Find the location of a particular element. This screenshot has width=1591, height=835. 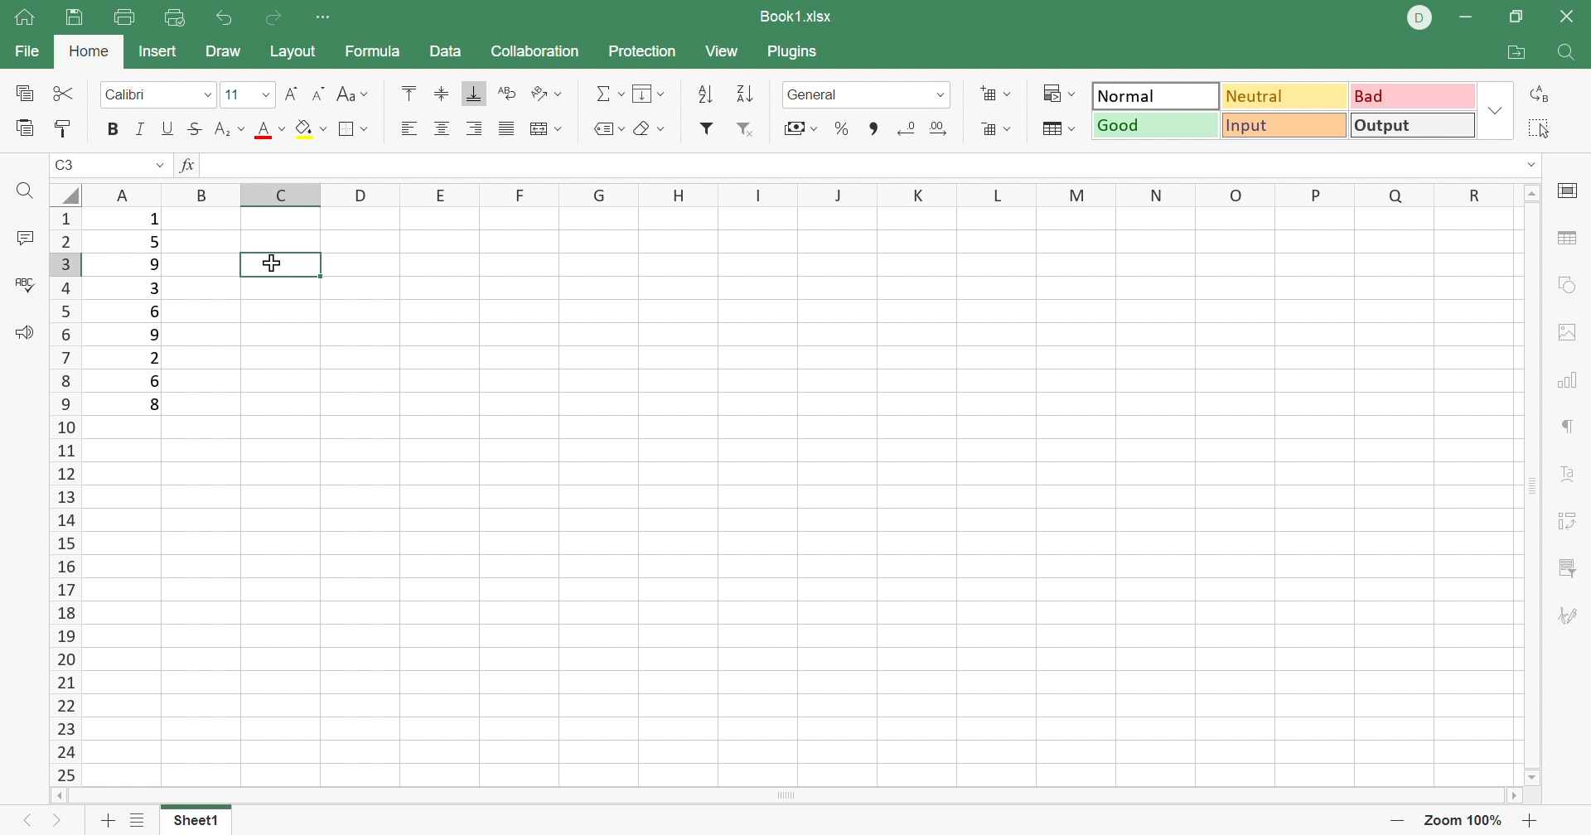

Summation is located at coordinates (608, 94).